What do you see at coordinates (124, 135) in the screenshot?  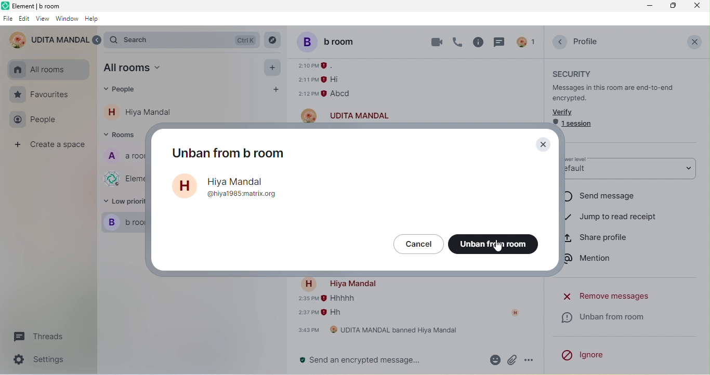 I see `rooms` at bounding box center [124, 135].